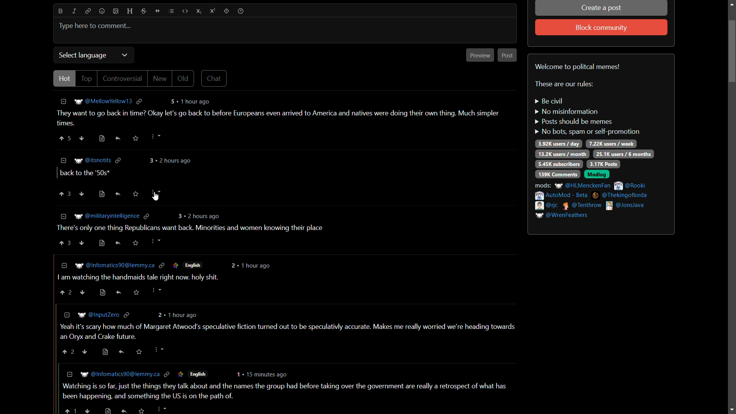 This screenshot has height=414, width=736. What do you see at coordinates (157, 11) in the screenshot?
I see `quote` at bounding box center [157, 11].